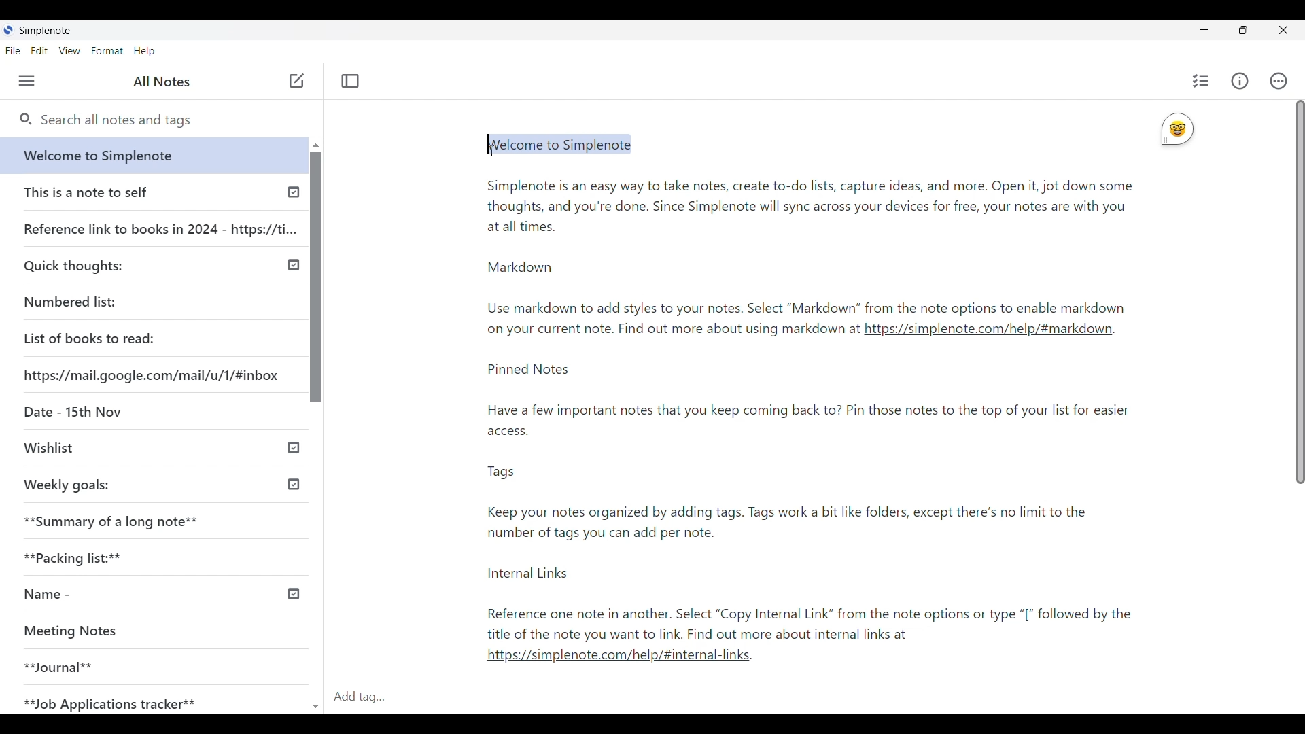 This screenshot has width=1305, height=734. Describe the element at coordinates (814, 697) in the screenshot. I see `Click to type in tags` at that location.